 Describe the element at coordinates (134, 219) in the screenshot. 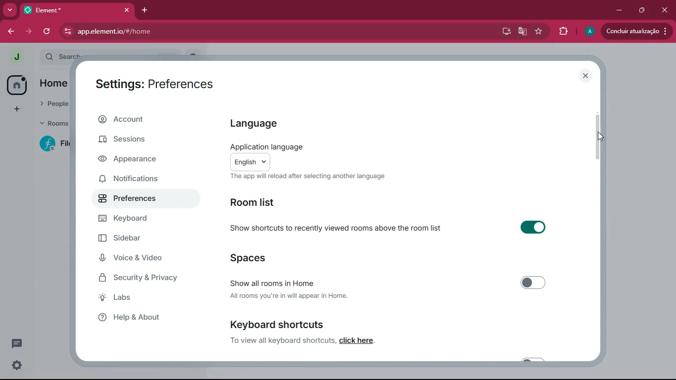

I see `keyboard` at that location.